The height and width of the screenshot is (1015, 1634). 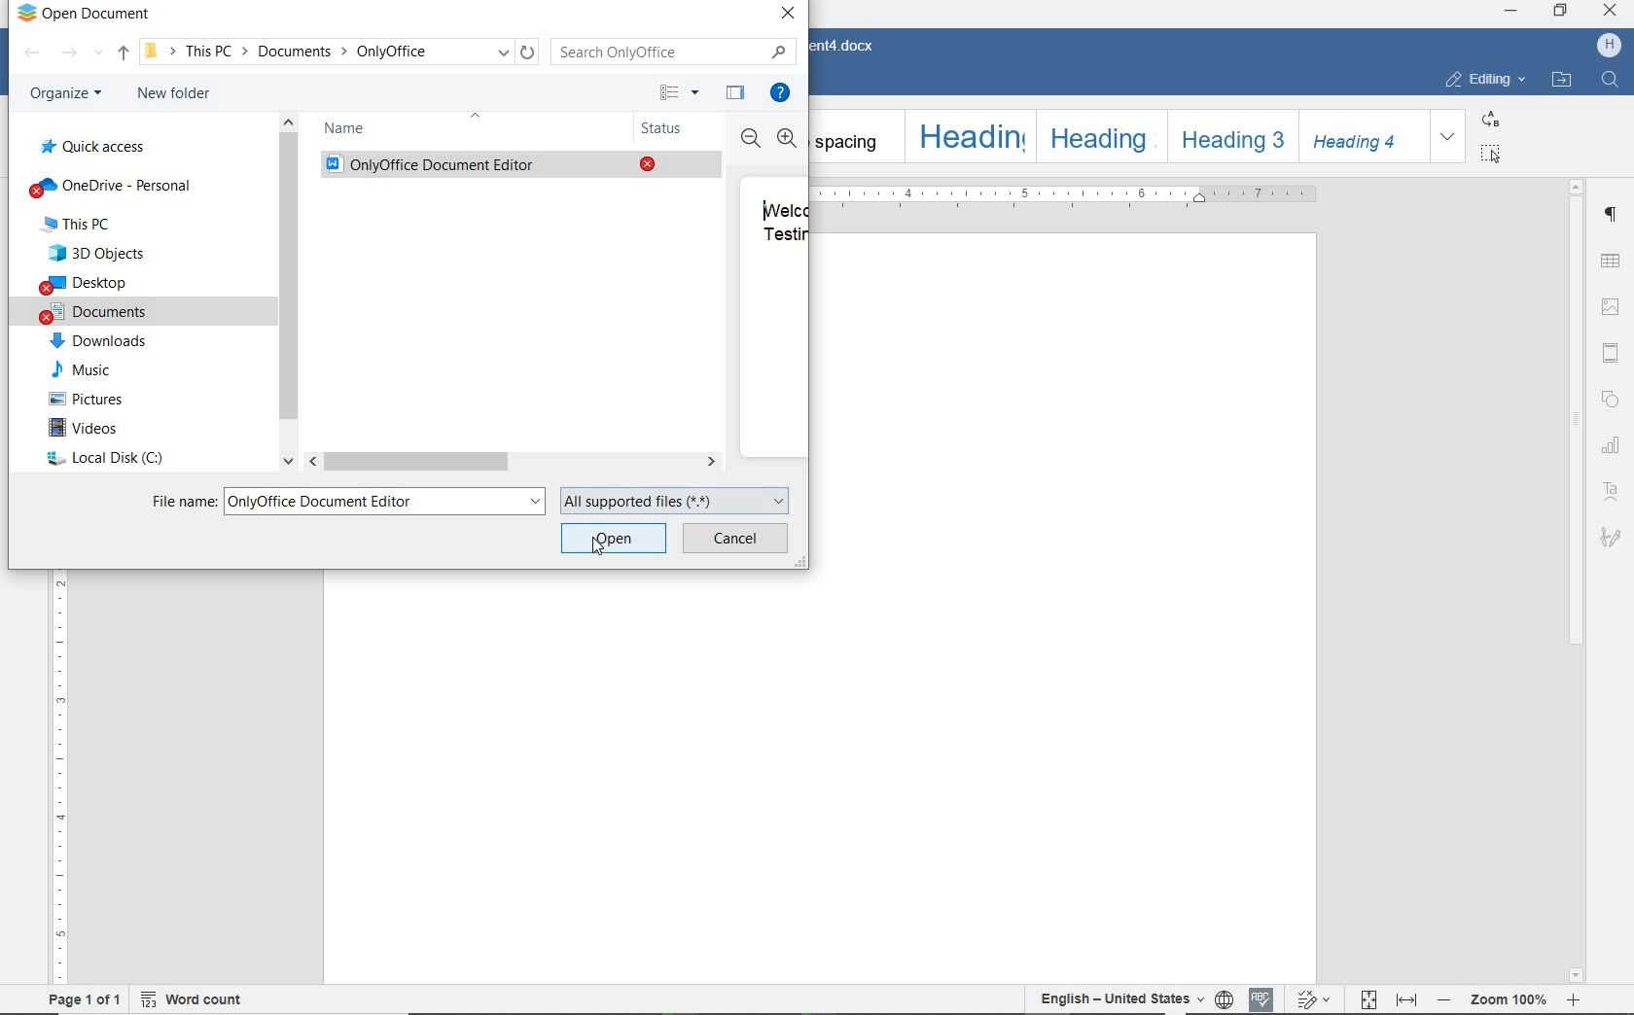 What do you see at coordinates (1489, 120) in the screenshot?
I see `replace` at bounding box center [1489, 120].